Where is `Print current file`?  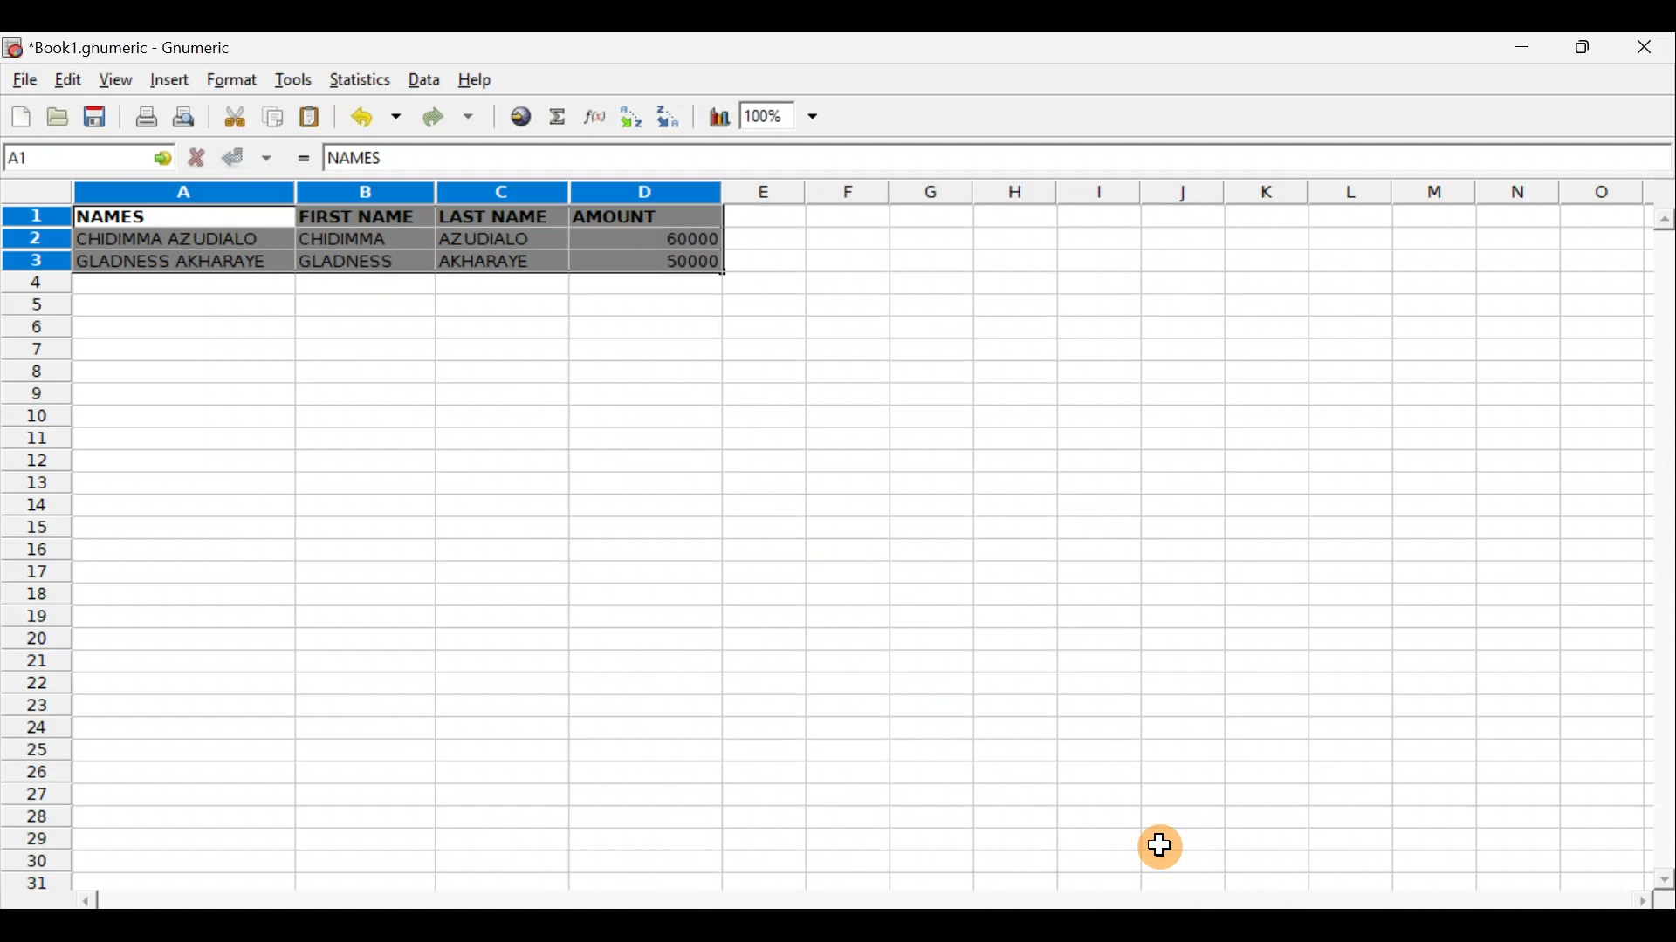
Print current file is located at coordinates (148, 114).